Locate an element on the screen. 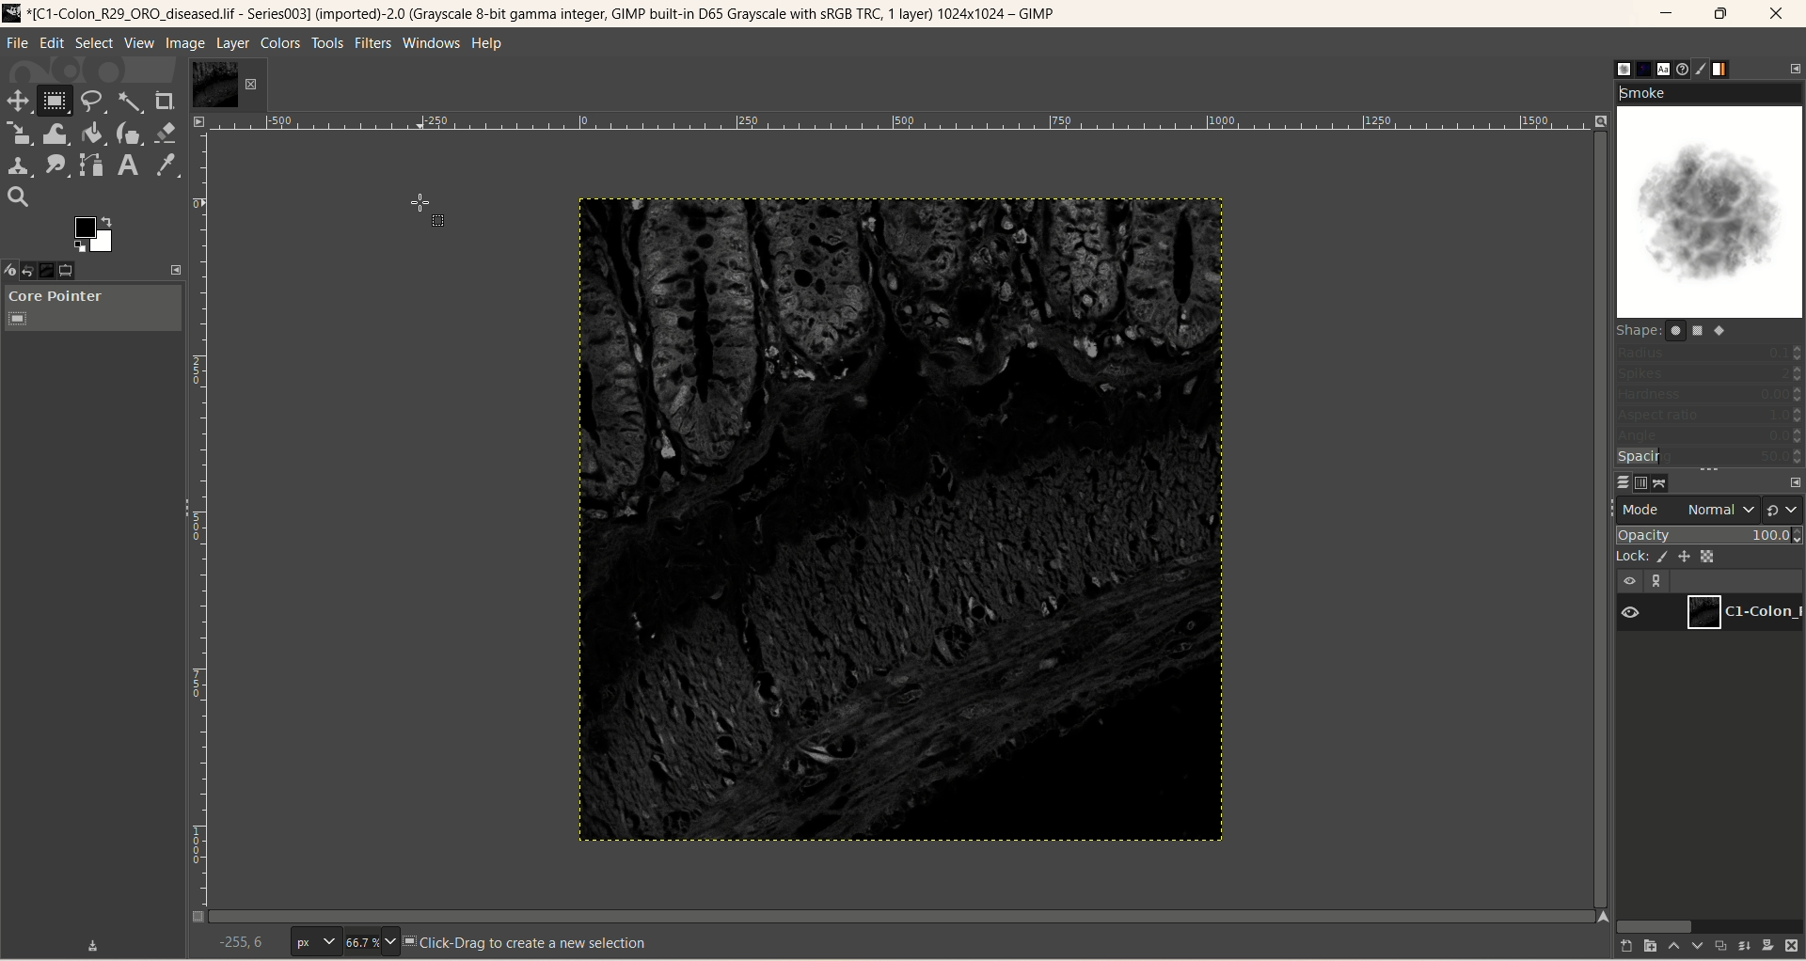 The width and height of the screenshot is (1806, 961). active foreground/background color is located at coordinates (94, 234).